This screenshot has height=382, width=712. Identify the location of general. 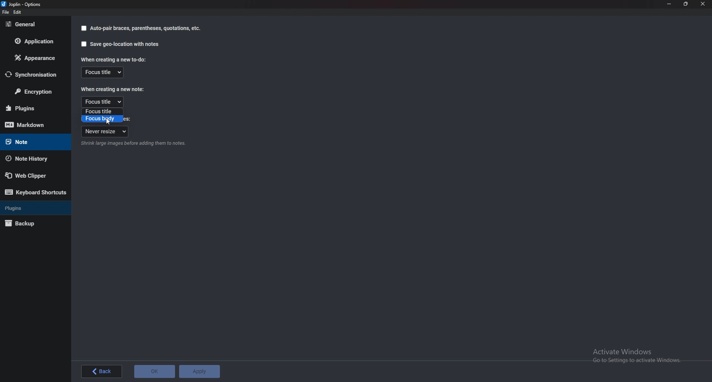
(33, 24).